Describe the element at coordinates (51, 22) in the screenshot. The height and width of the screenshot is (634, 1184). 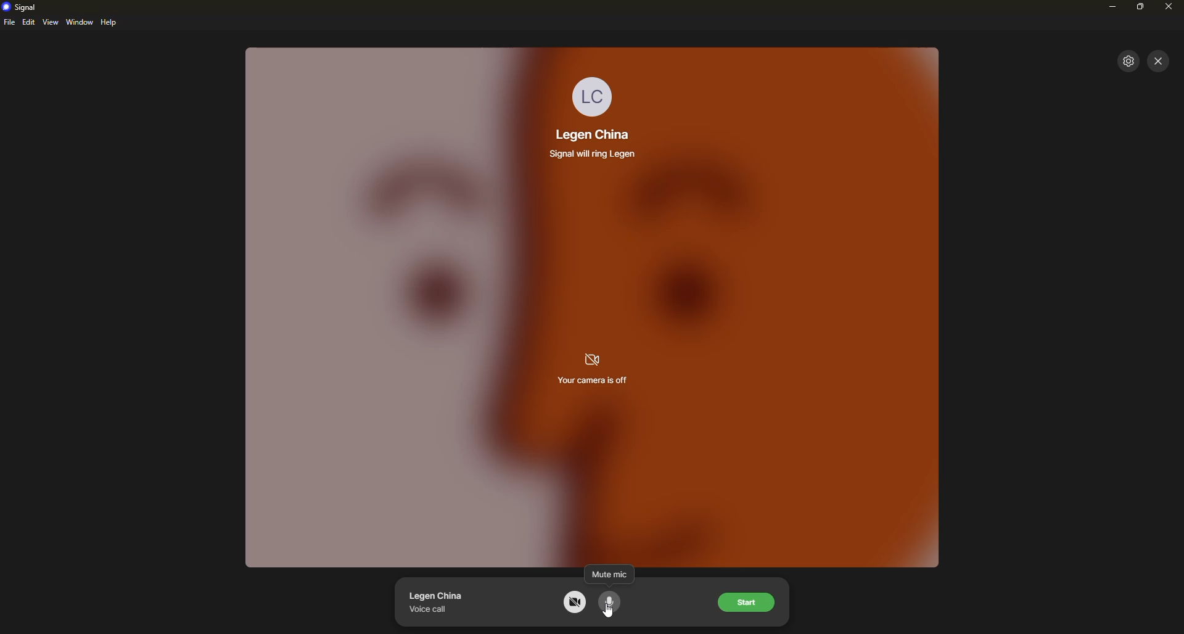
I see `view` at that location.